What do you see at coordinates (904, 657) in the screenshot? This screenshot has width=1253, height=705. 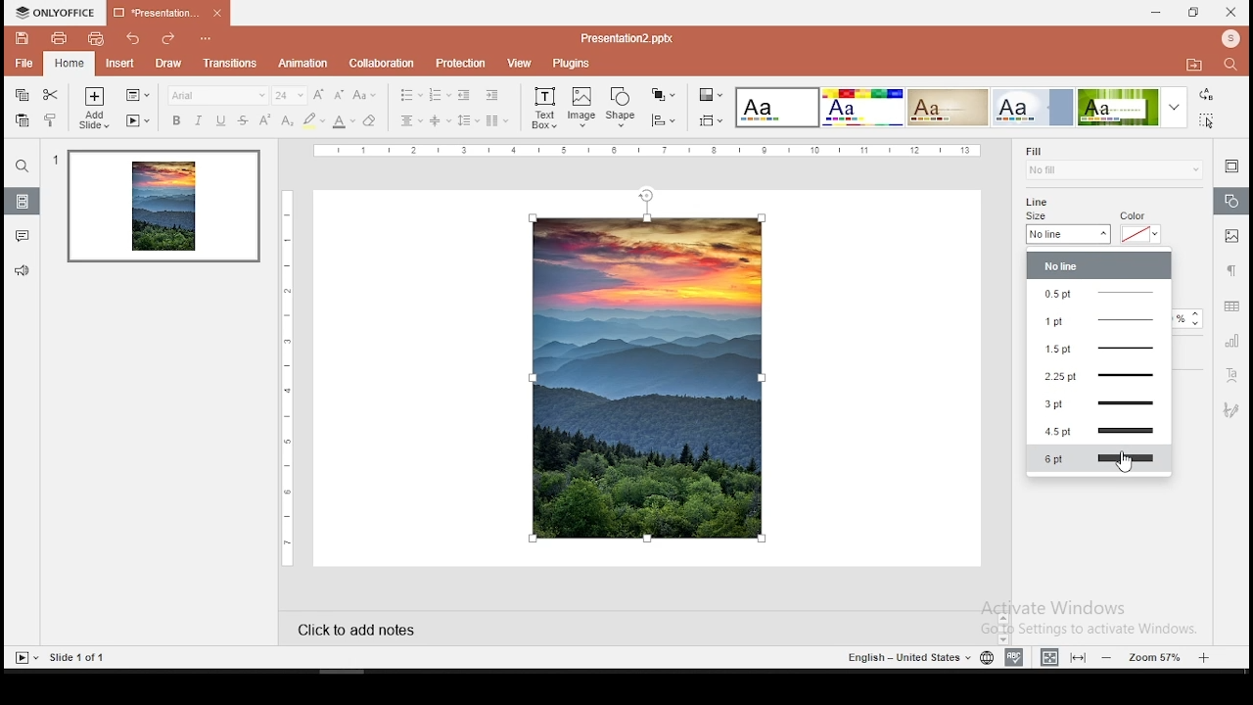 I see `english - united states` at bounding box center [904, 657].